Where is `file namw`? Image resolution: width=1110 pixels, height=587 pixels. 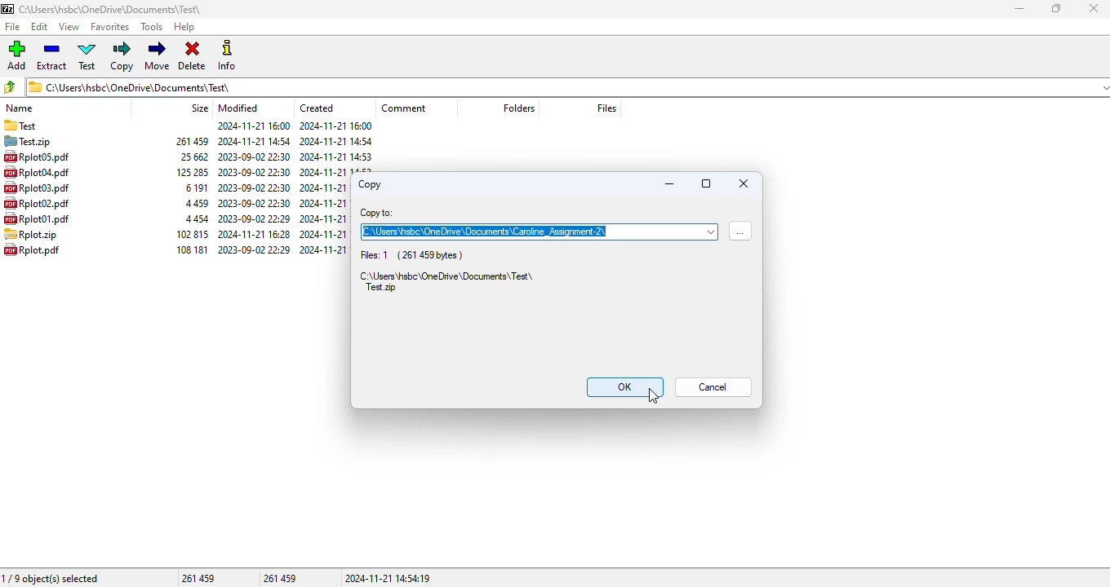 file namw is located at coordinates (36, 157).